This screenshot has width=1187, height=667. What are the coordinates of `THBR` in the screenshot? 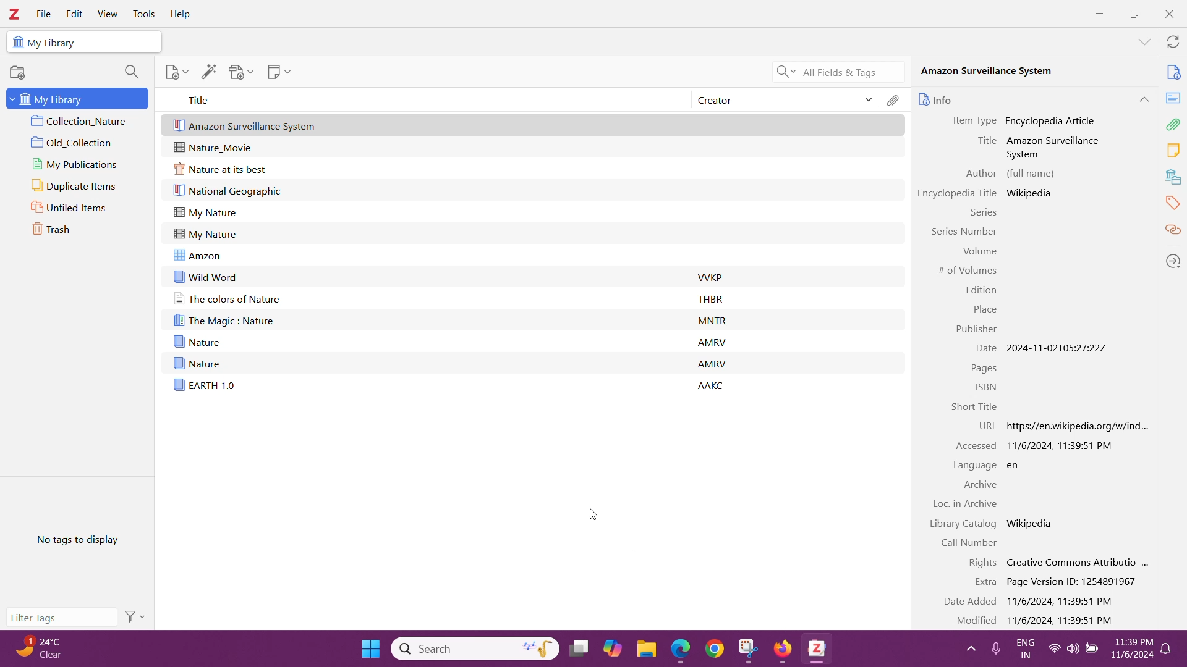 It's located at (708, 298).